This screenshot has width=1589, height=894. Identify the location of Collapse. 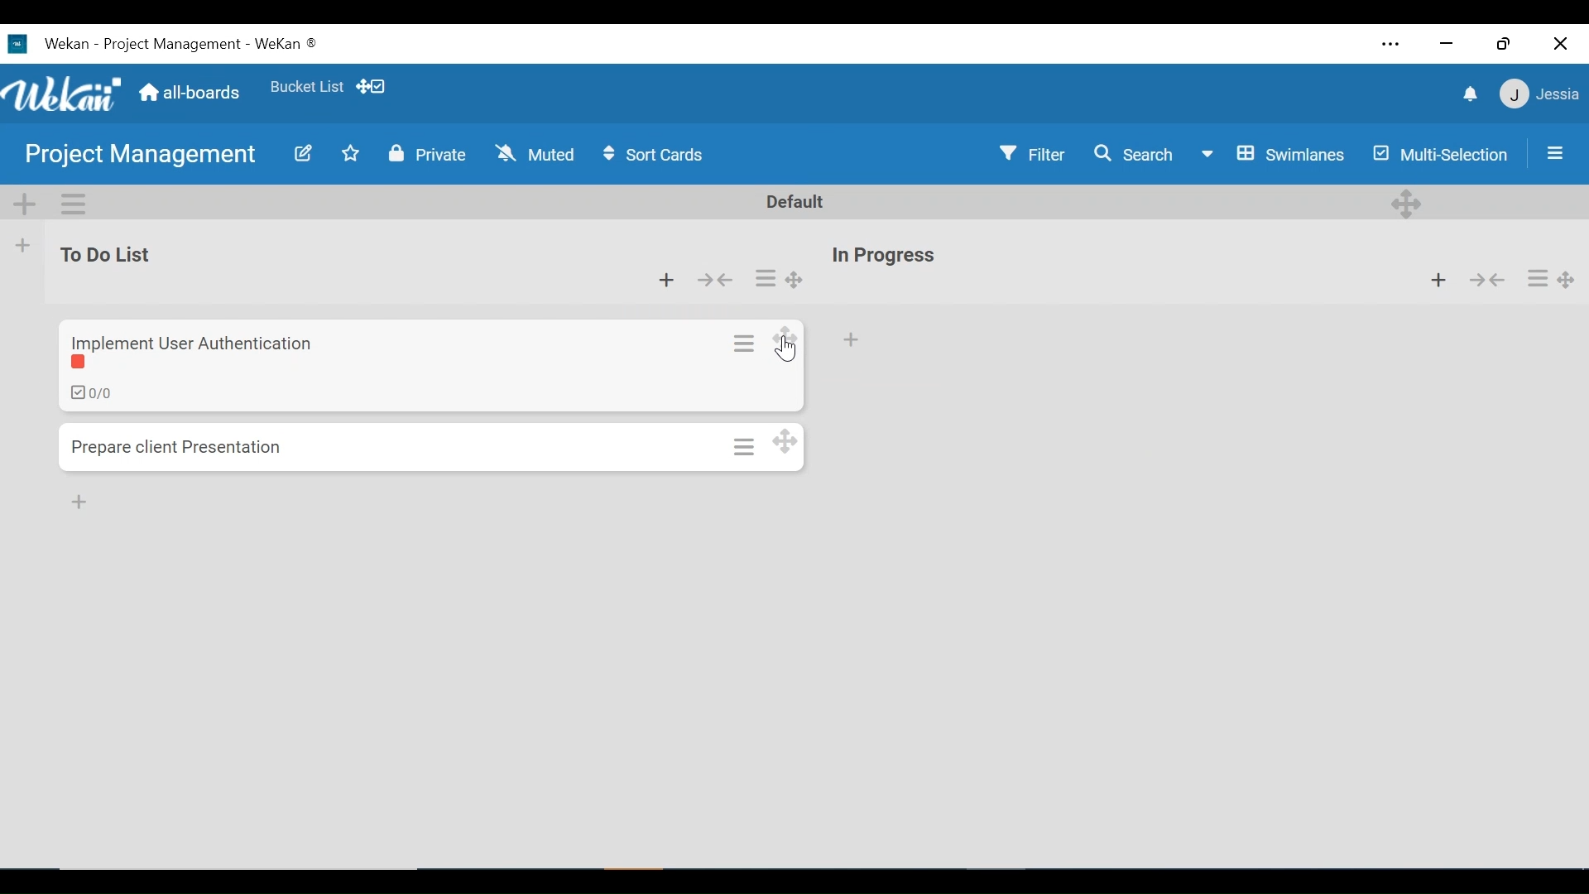
(1487, 281).